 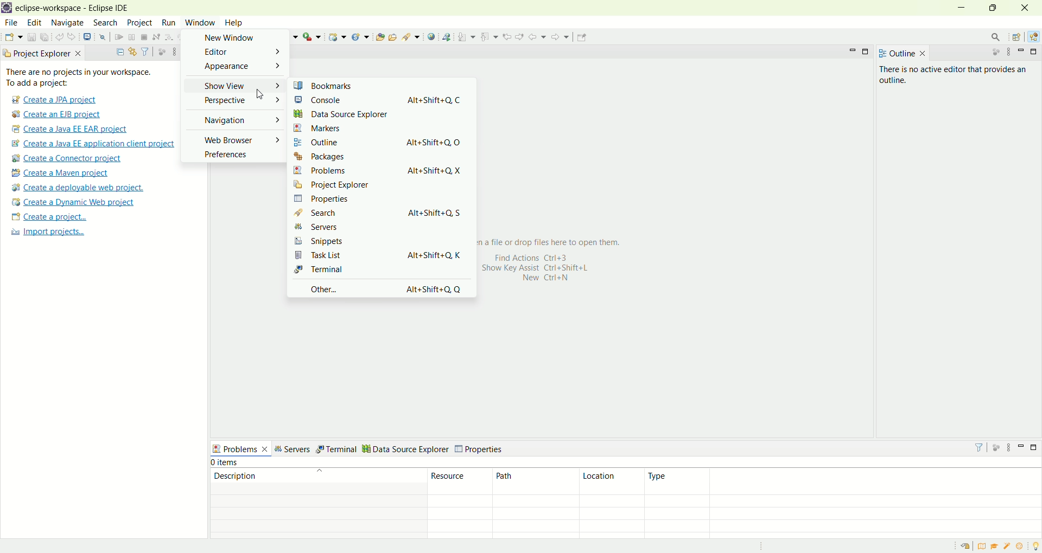 I want to click on terminal, so click(x=337, y=448).